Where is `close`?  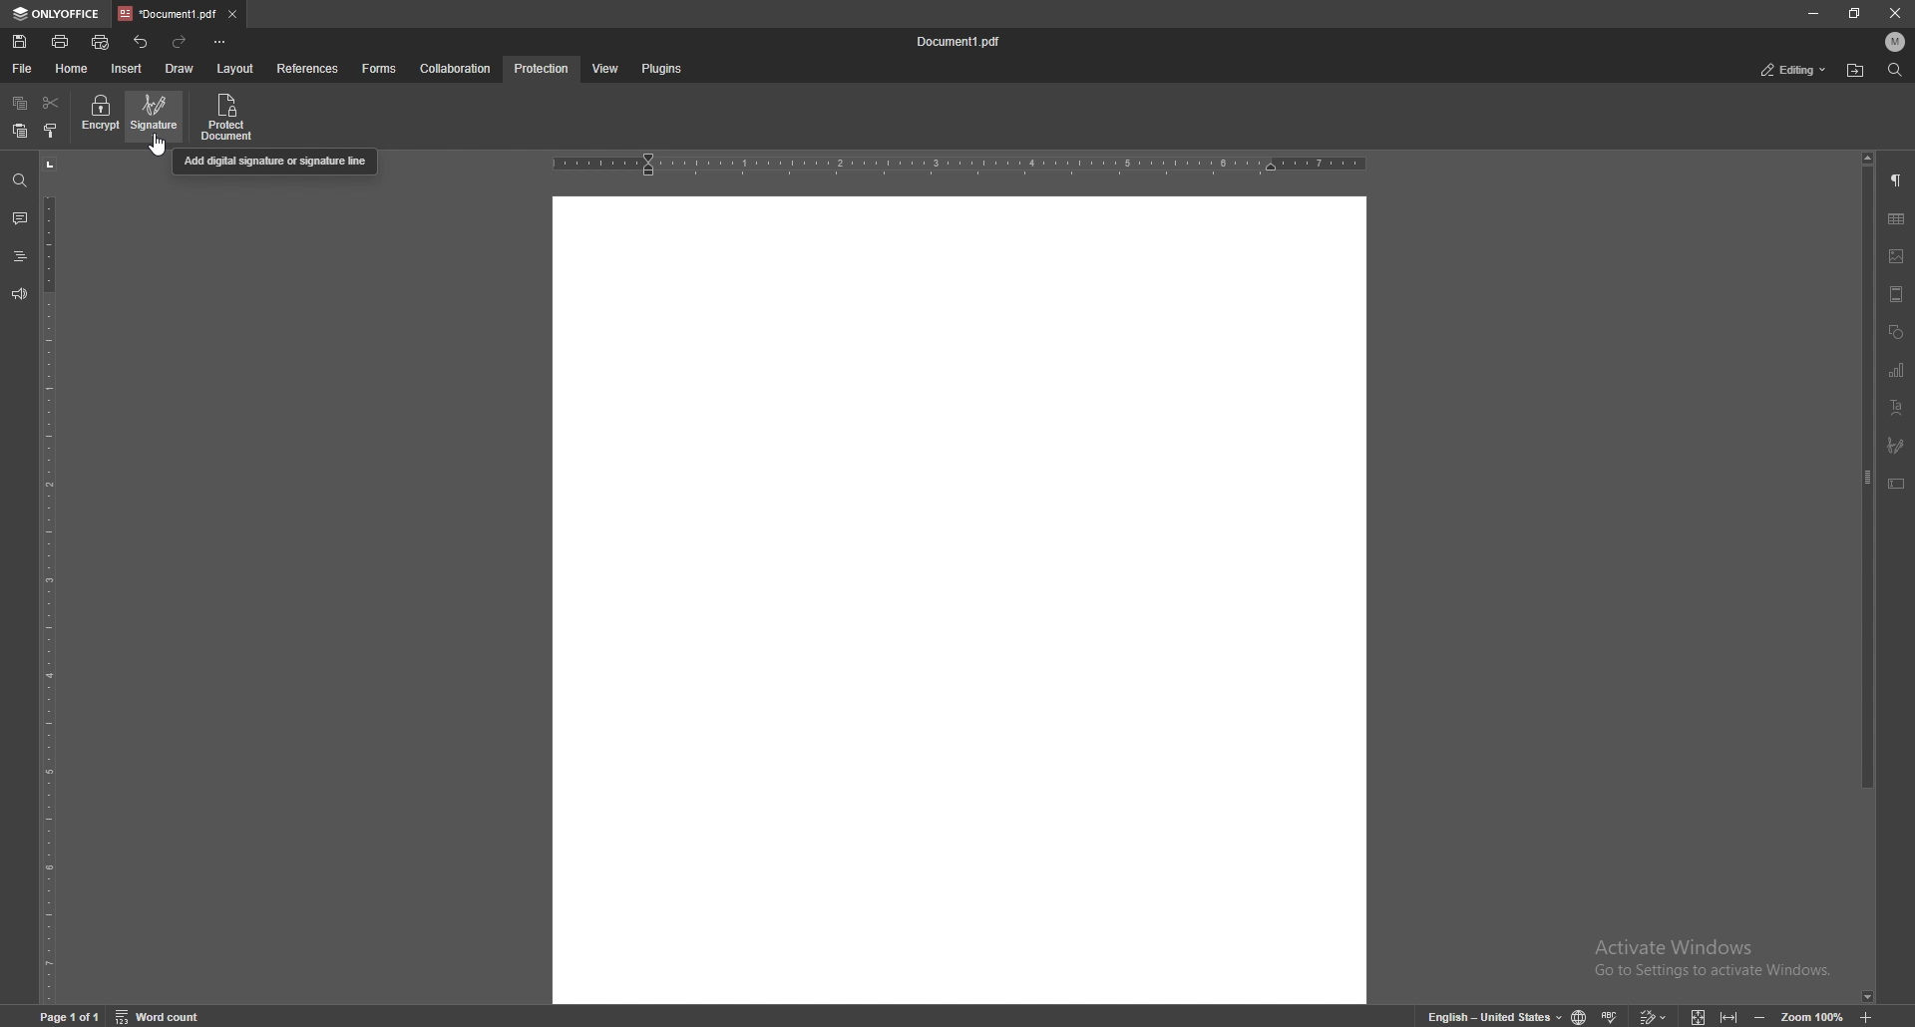 close is located at coordinates (1896, 10).